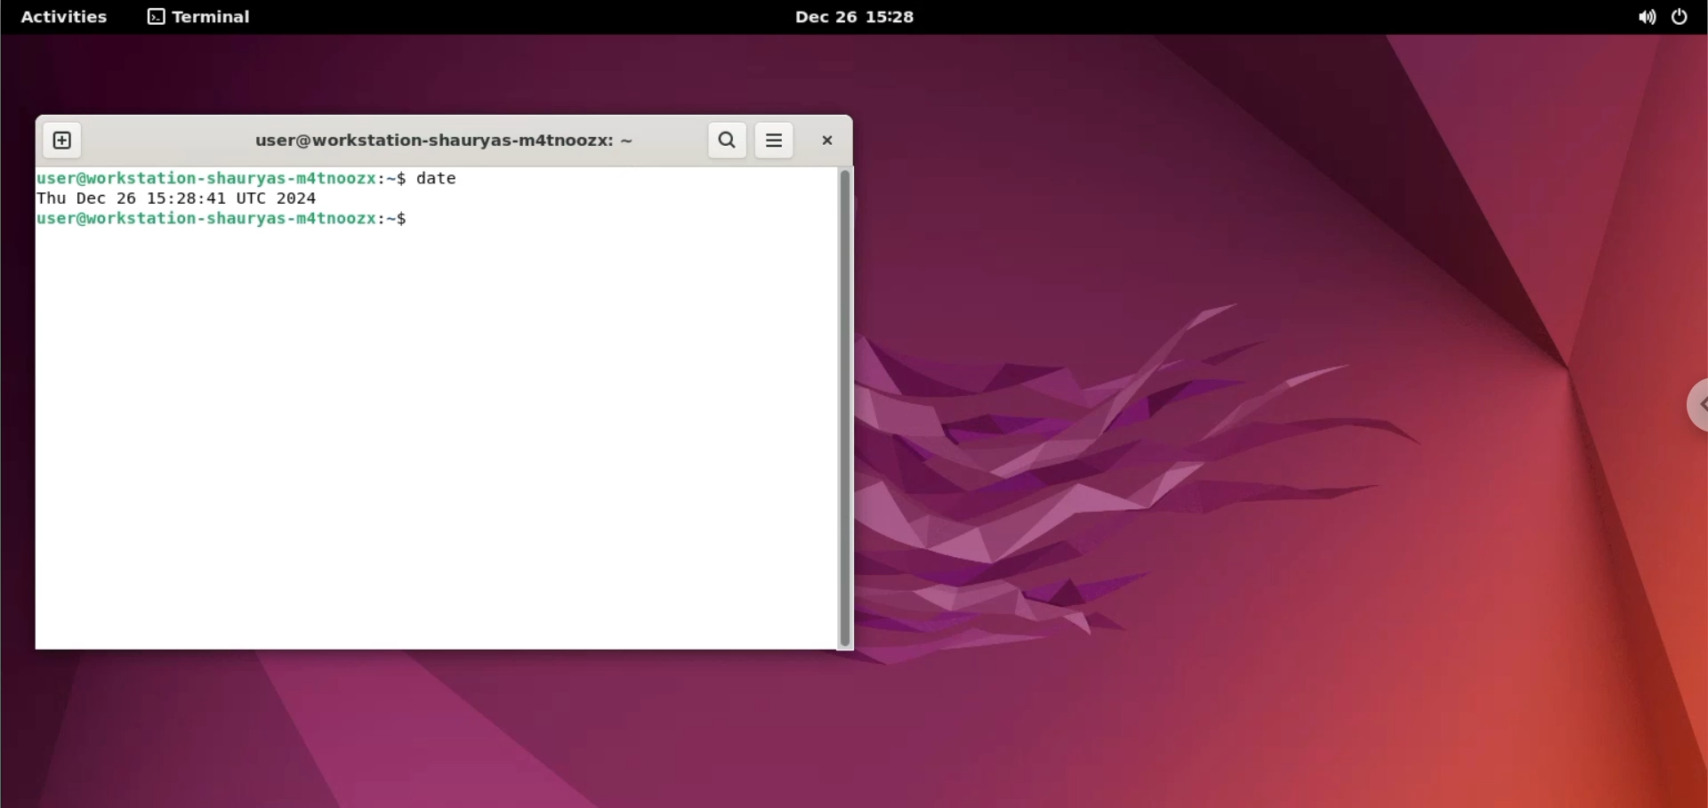  Describe the element at coordinates (831, 139) in the screenshot. I see `close` at that location.